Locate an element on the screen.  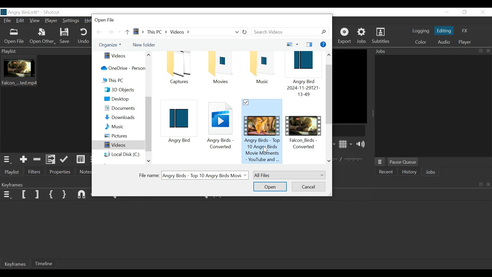
Pause Queue is located at coordinates (403, 162).